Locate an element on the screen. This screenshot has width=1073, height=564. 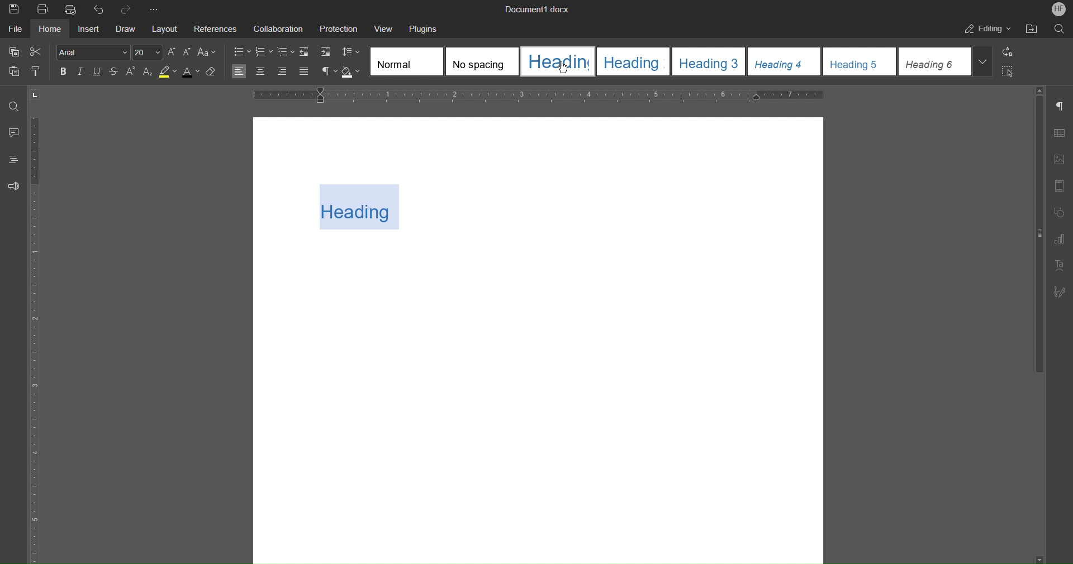
Vertical Ruler is located at coordinates (37, 338).